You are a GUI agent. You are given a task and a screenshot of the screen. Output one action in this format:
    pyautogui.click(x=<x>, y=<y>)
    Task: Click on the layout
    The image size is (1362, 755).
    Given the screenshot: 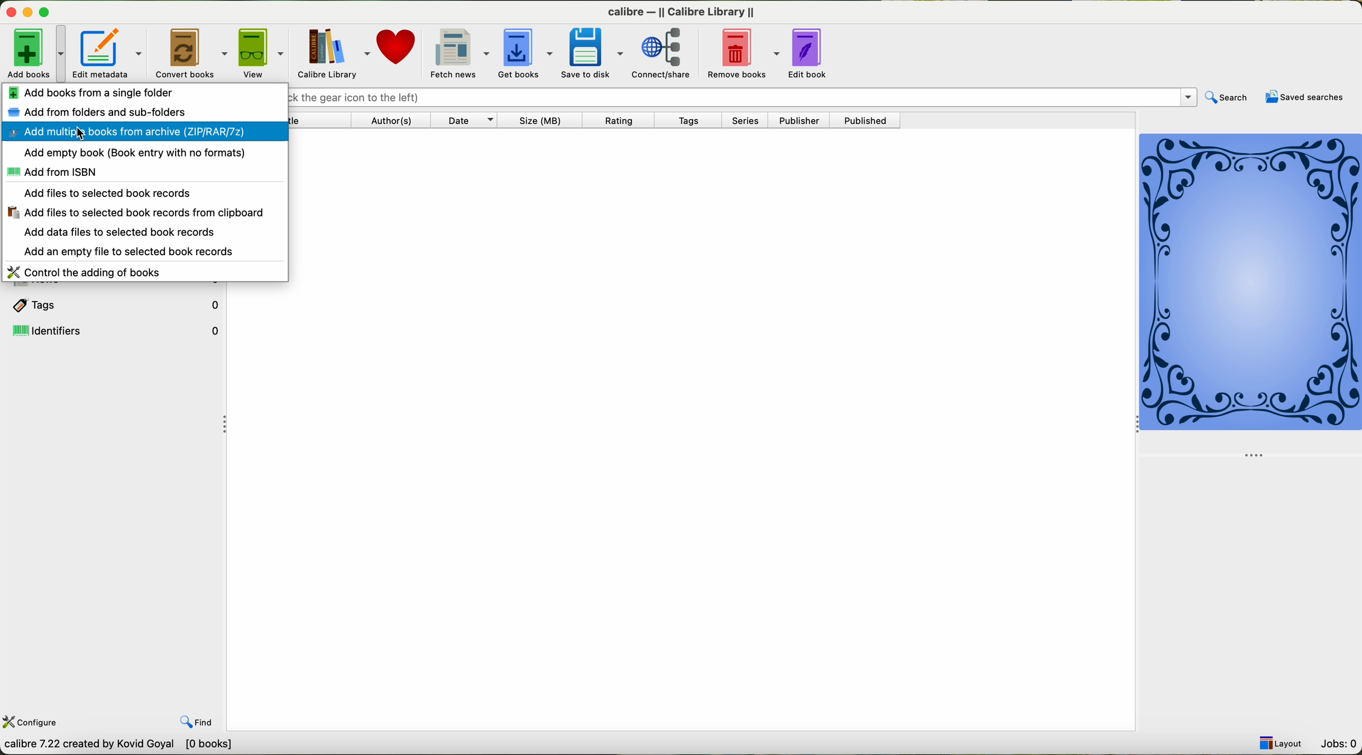 What is the action you would take?
    pyautogui.click(x=1281, y=743)
    